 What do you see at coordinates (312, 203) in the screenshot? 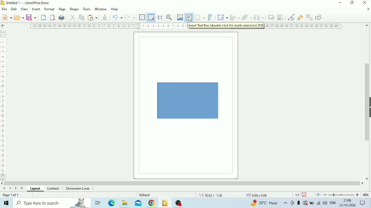
I see `Charging, plugged in` at bounding box center [312, 203].